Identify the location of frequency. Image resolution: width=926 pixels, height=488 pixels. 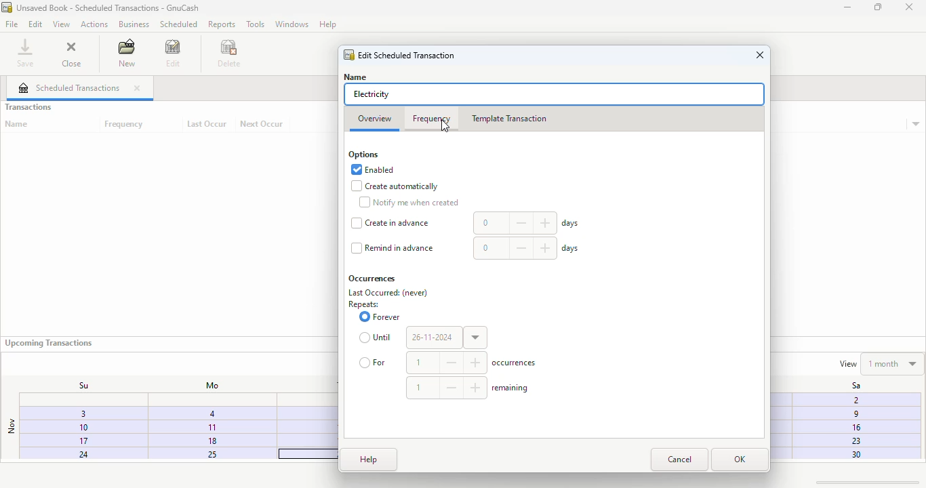
(430, 118).